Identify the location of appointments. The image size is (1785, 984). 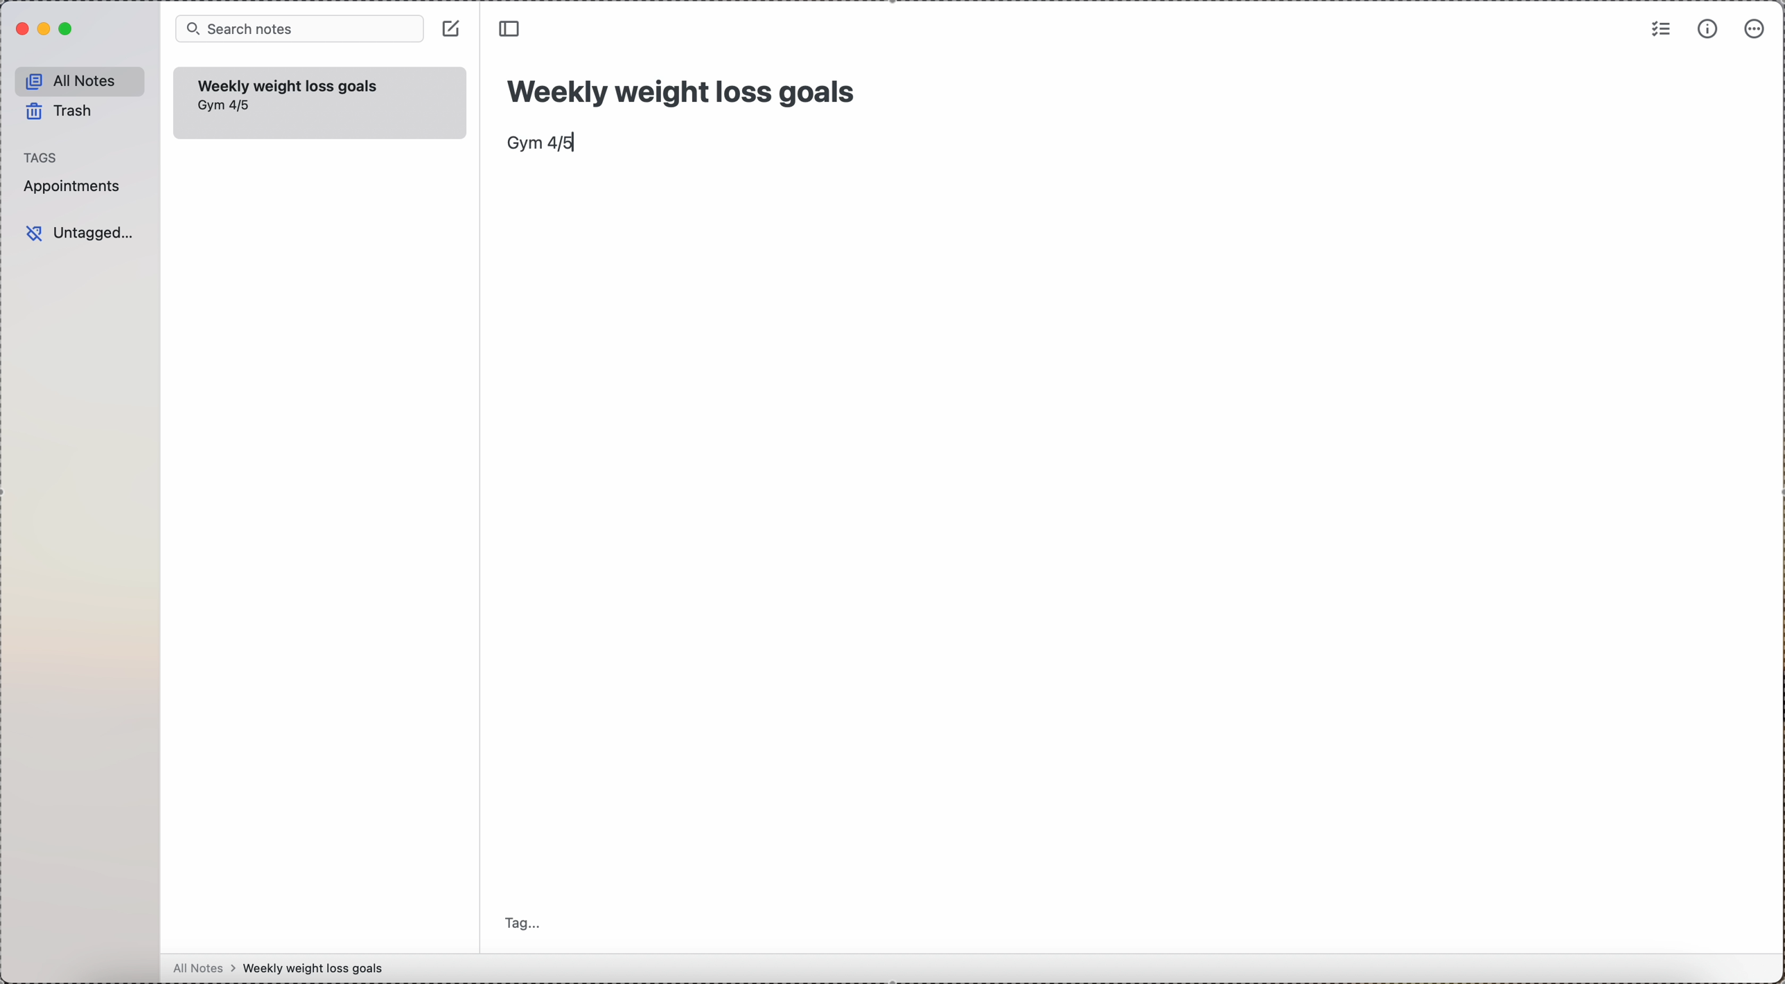
(76, 188).